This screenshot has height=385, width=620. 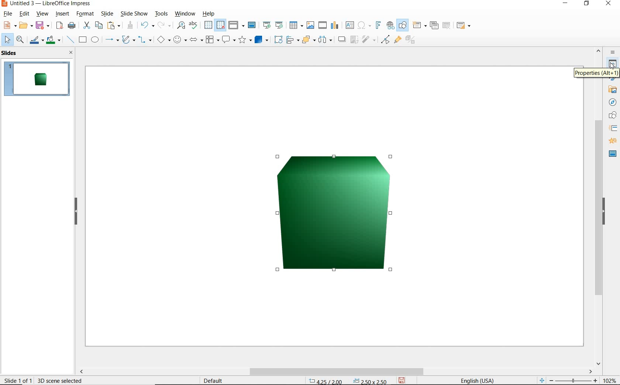 I want to click on select, so click(x=7, y=40).